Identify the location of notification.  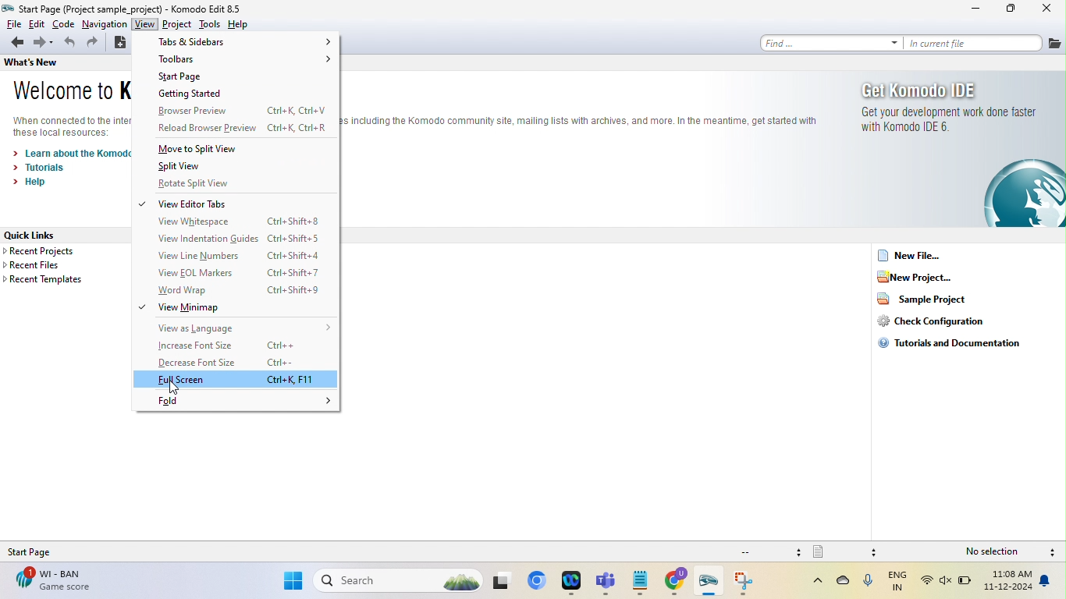
(1048, 582).